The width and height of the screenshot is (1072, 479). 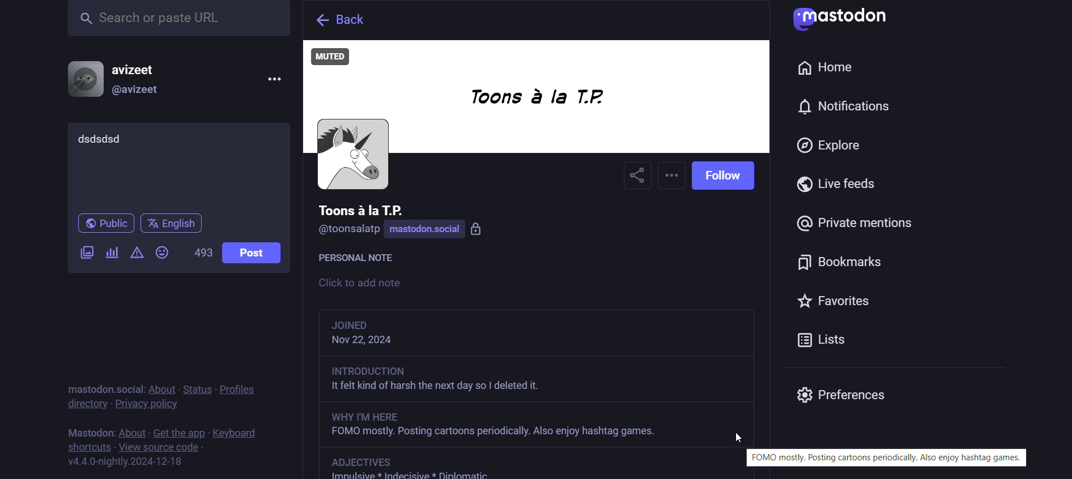 What do you see at coordinates (362, 260) in the screenshot?
I see `text` at bounding box center [362, 260].